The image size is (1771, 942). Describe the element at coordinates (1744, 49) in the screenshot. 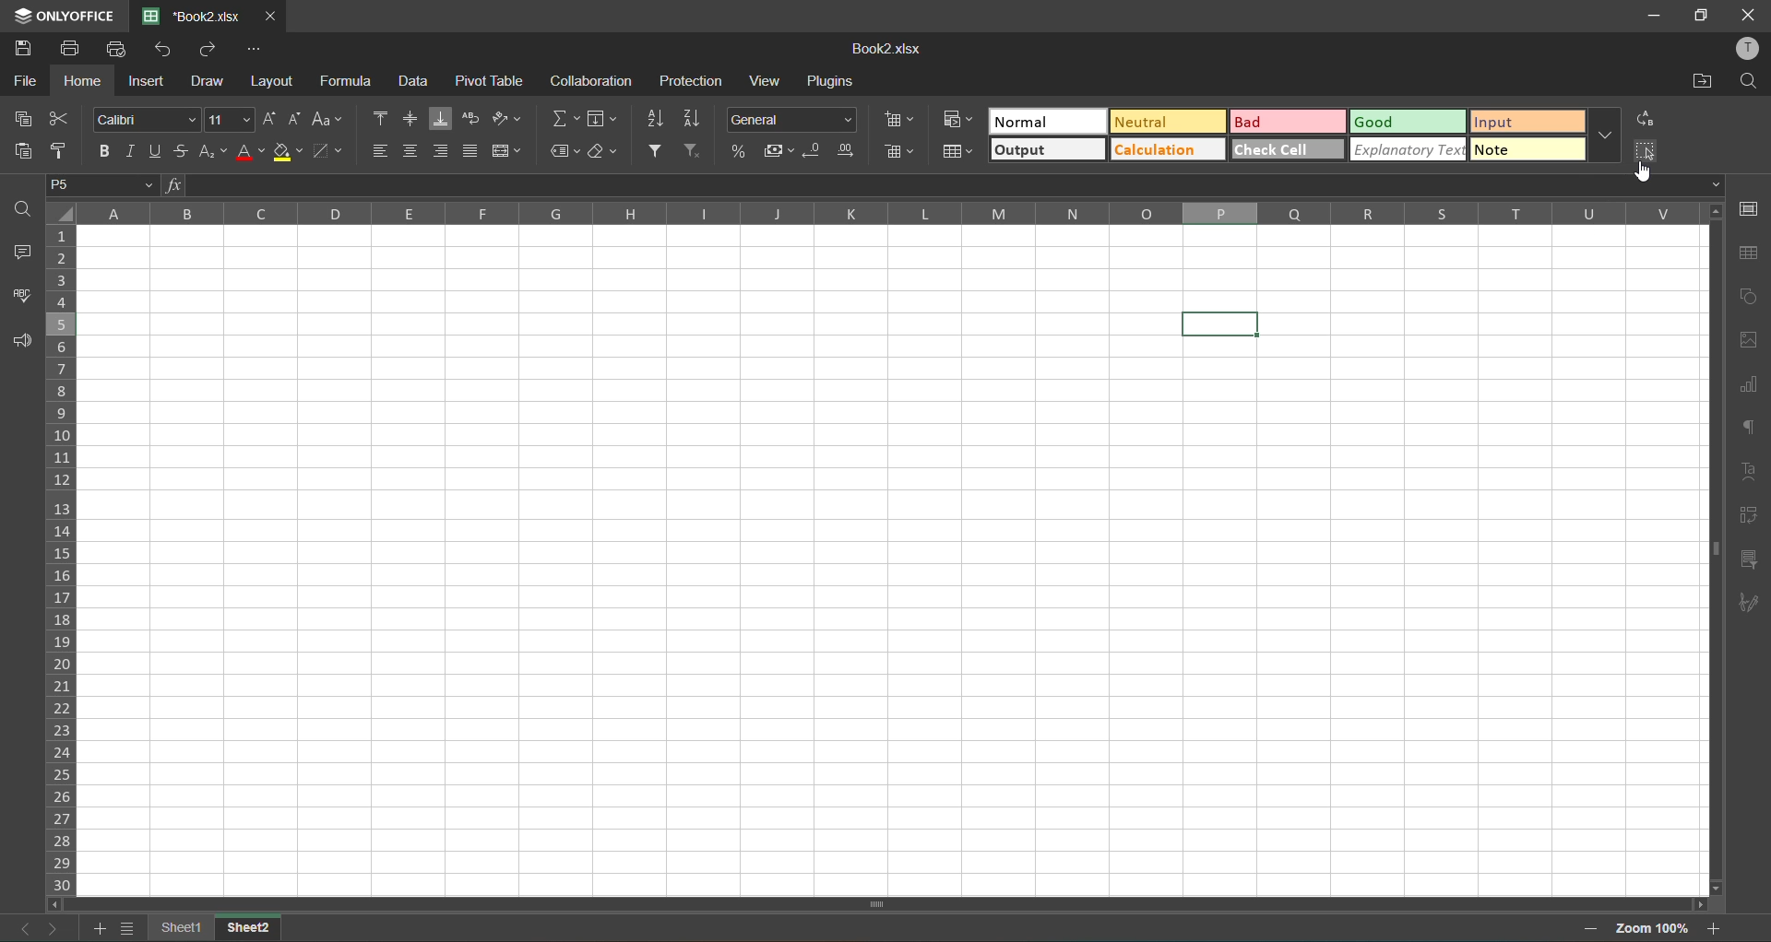

I see `profile` at that location.